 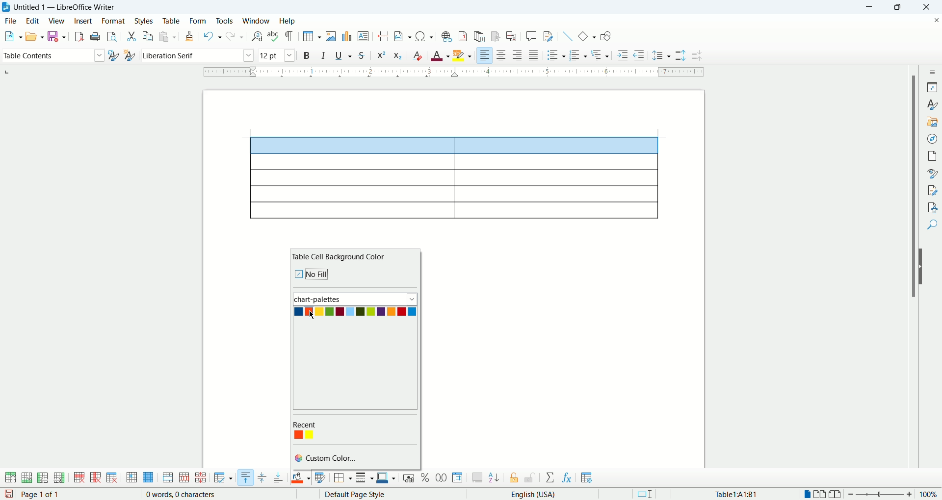 What do you see at coordinates (52, 54) in the screenshot?
I see `pragraph style` at bounding box center [52, 54].